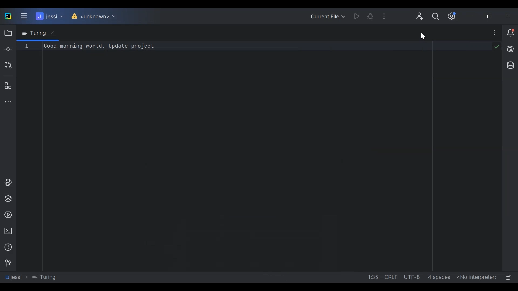 The width and height of the screenshot is (518, 291). I want to click on 4 spaces, so click(441, 277).